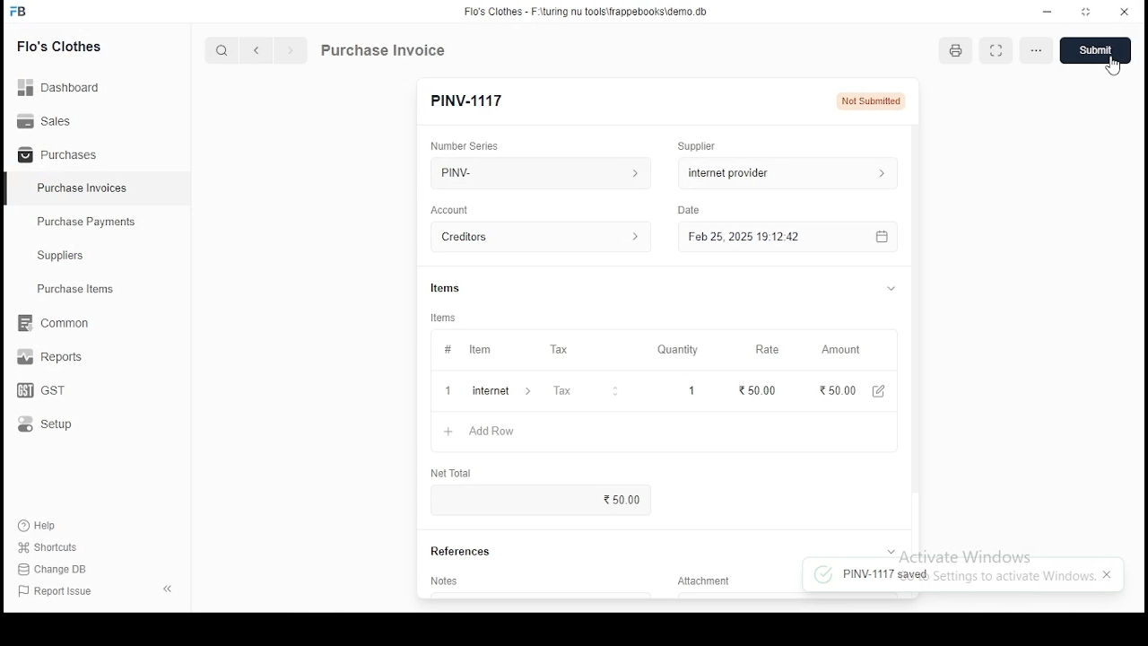  Describe the element at coordinates (448, 392) in the screenshot. I see `+` at that location.